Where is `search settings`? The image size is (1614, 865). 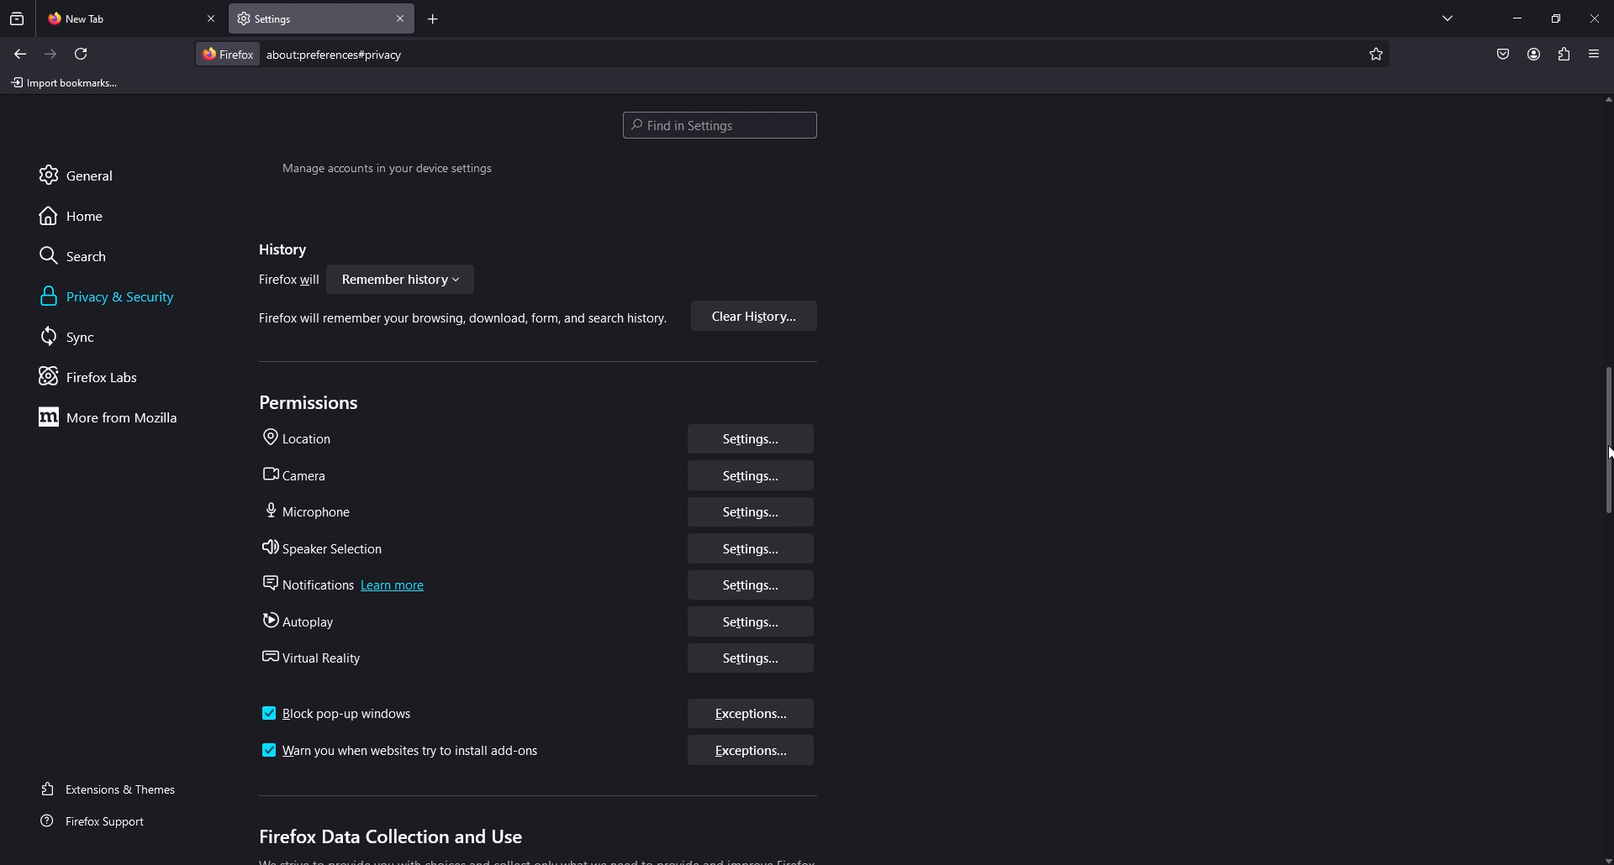
search settings is located at coordinates (720, 127).